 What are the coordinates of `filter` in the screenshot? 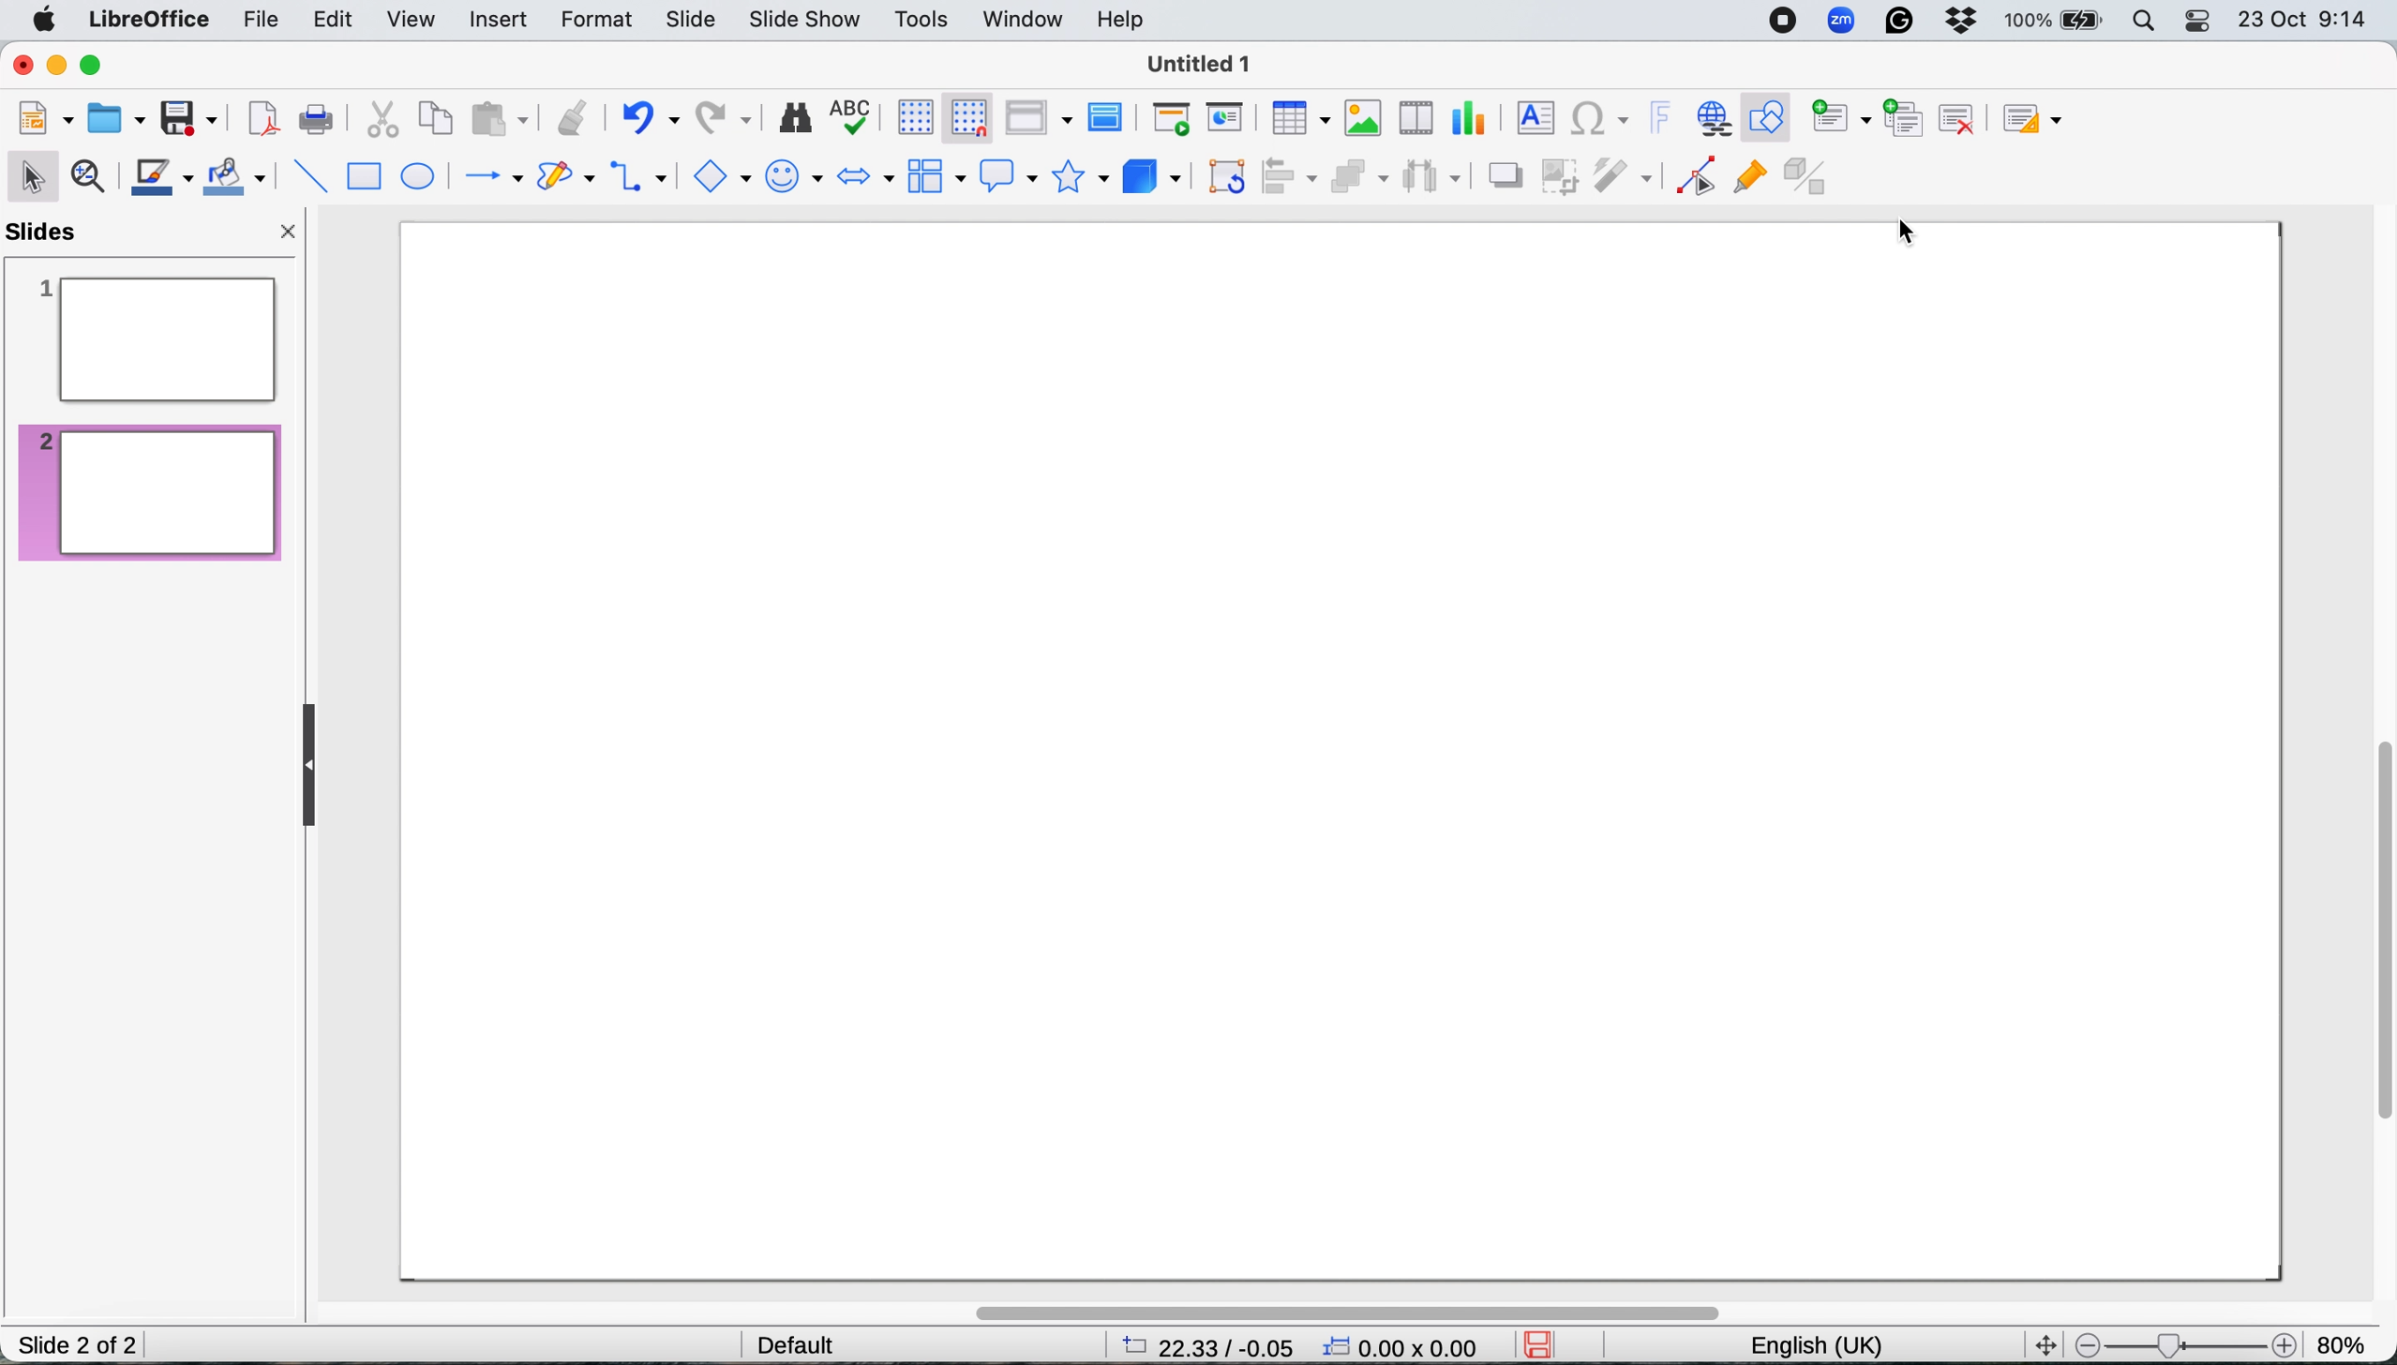 It's located at (1620, 174).